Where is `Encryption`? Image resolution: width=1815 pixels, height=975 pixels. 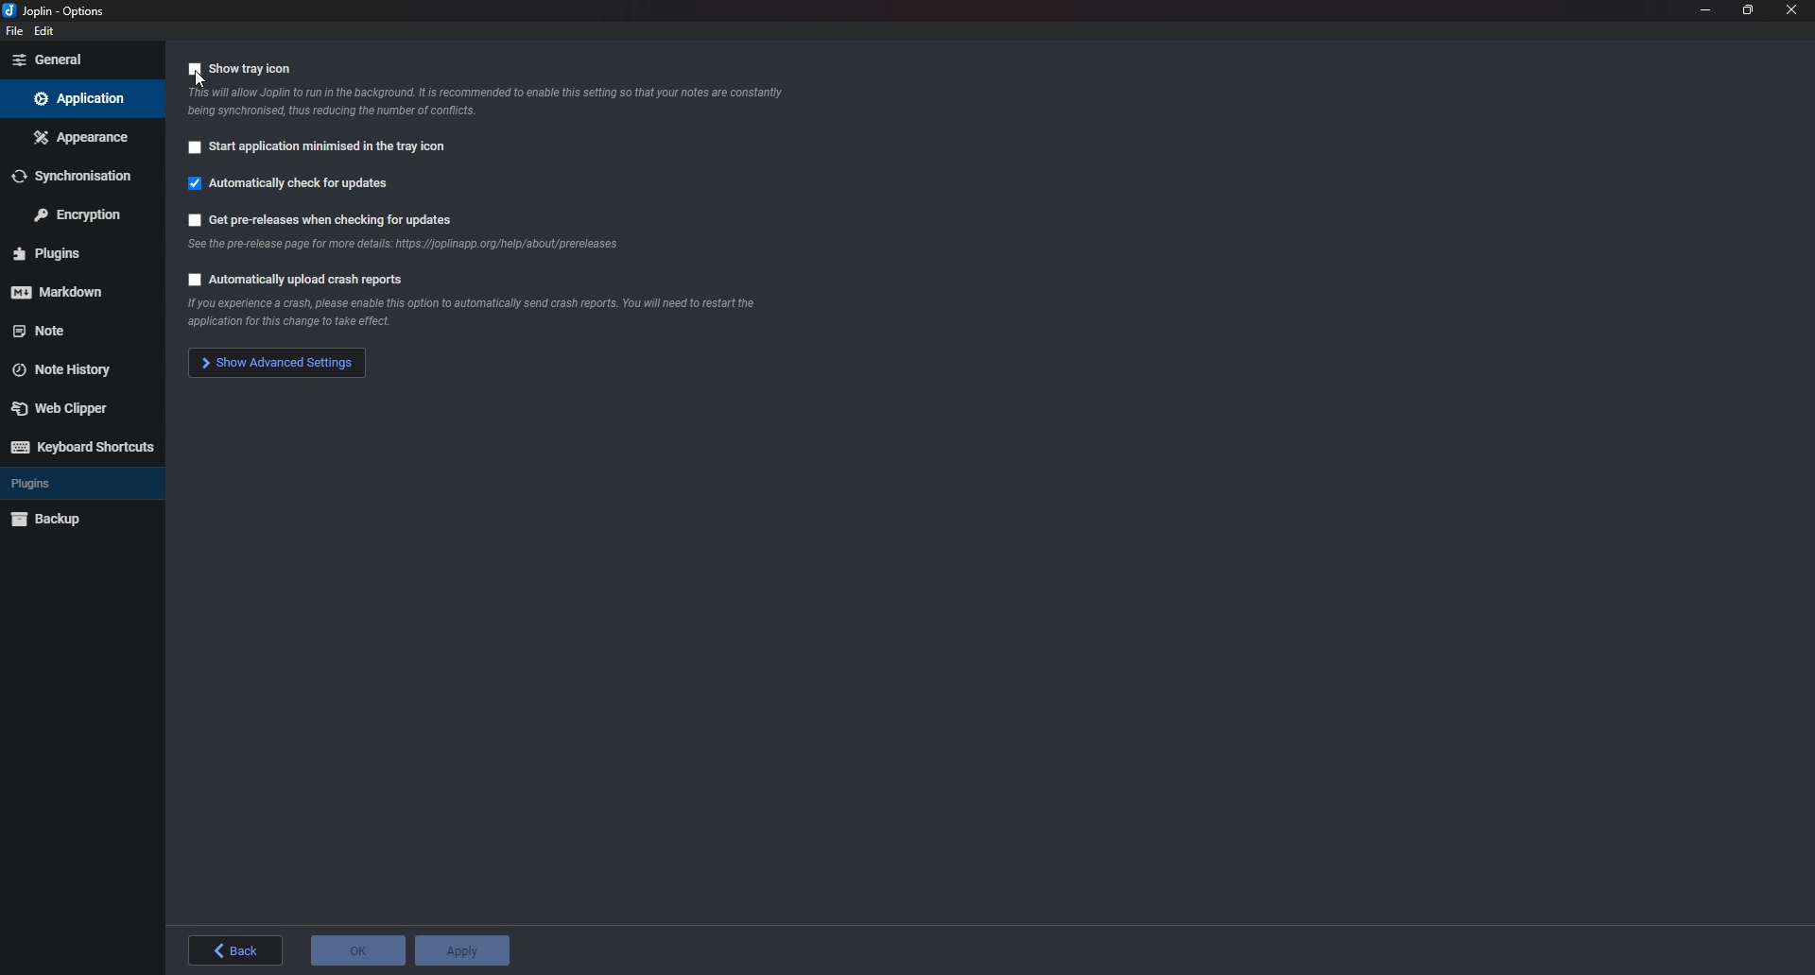 Encryption is located at coordinates (77, 214).